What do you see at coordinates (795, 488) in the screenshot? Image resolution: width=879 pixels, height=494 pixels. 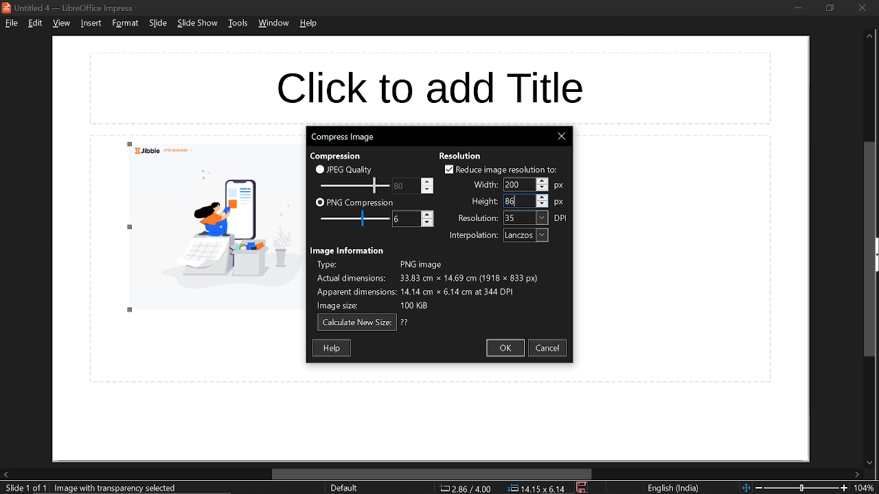 I see `change zoom` at bounding box center [795, 488].